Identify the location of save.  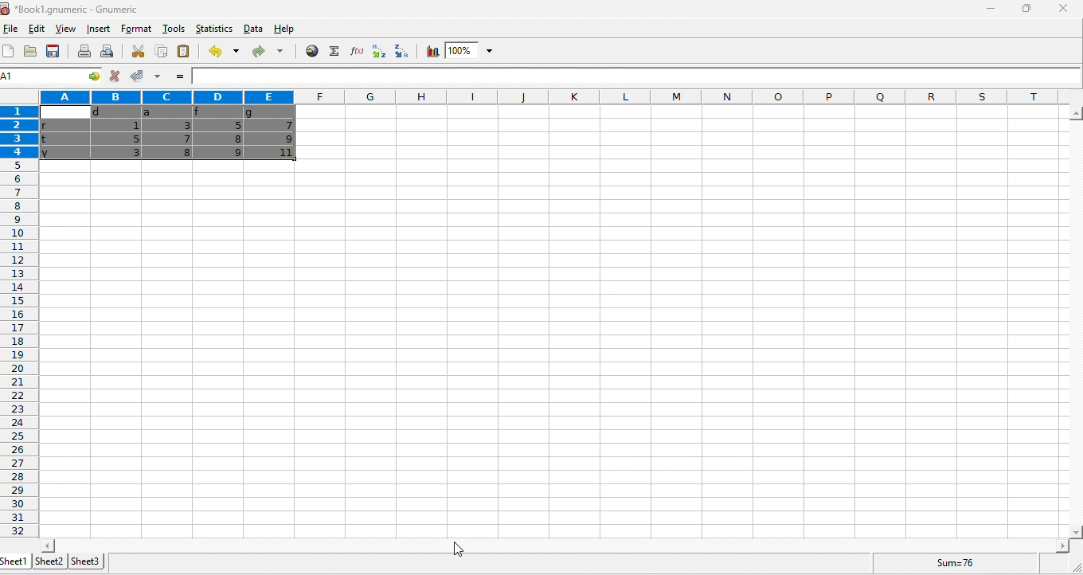
(55, 52).